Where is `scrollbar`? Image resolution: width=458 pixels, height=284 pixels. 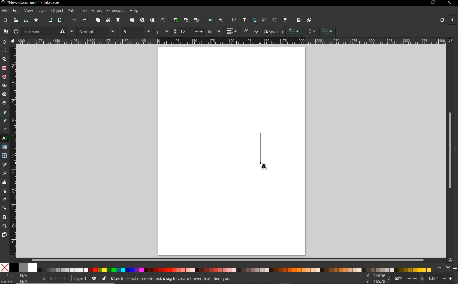 scrollbar is located at coordinates (449, 151).